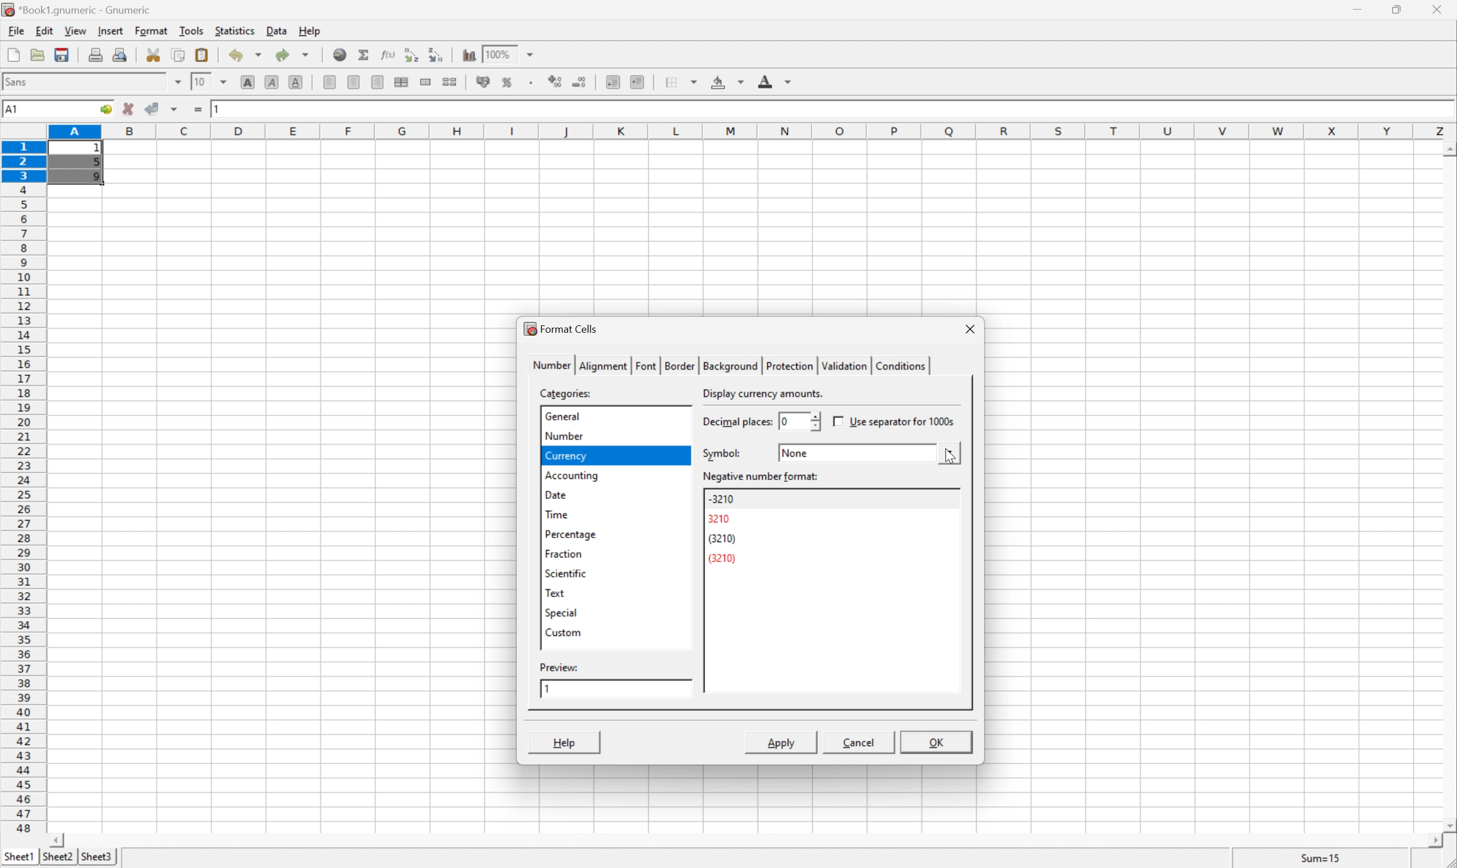 The height and width of the screenshot is (868, 1457). What do you see at coordinates (1321, 857) in the screenshot?
I see `sum=15` at bounding box center [1321, 857].